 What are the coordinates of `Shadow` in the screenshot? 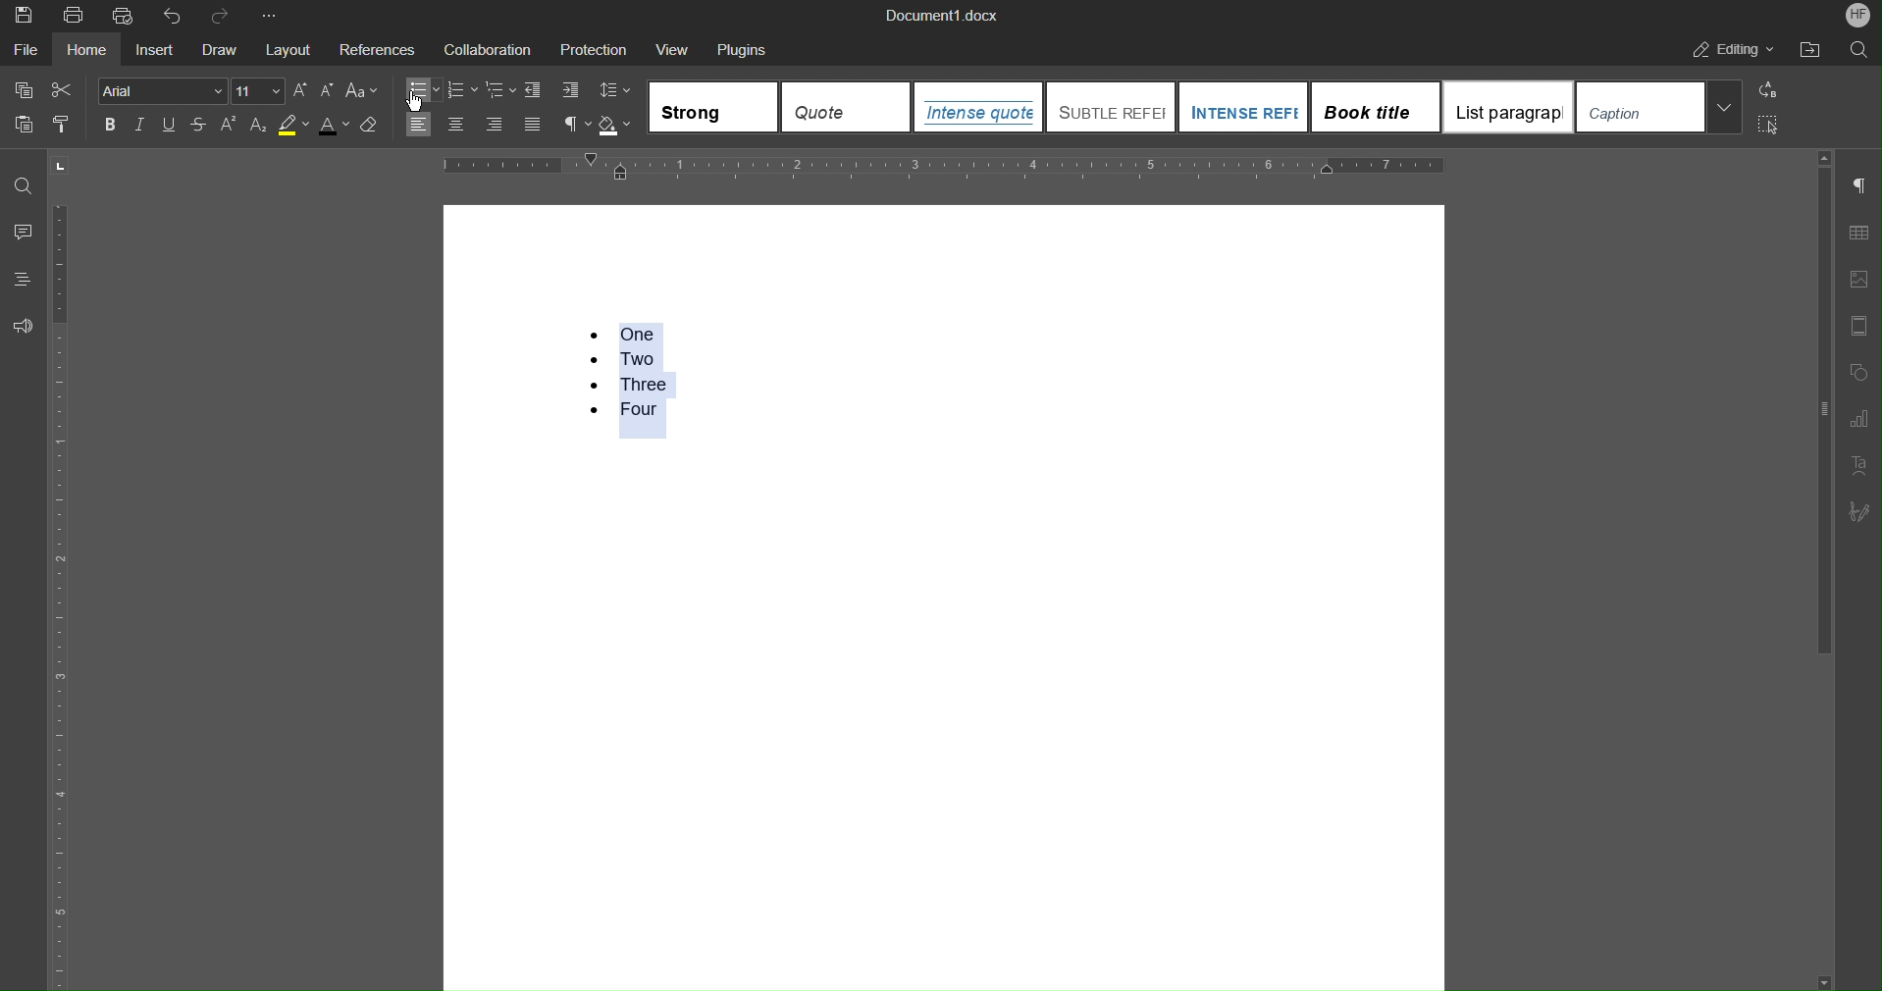 It's located at (619, 127).